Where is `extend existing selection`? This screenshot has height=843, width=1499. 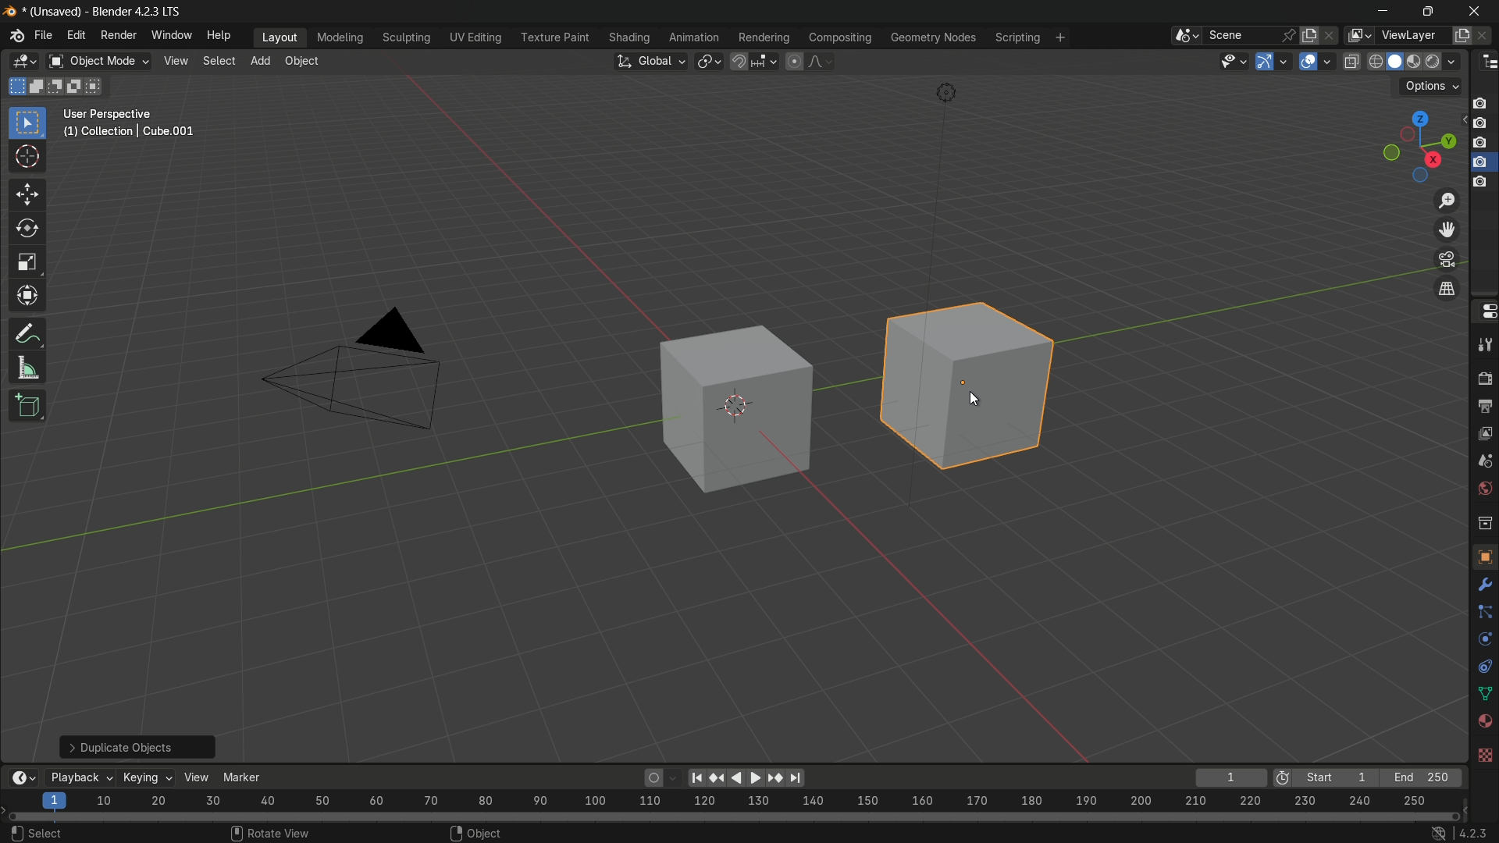 extend existing selection is located at coordinates (38, 87).